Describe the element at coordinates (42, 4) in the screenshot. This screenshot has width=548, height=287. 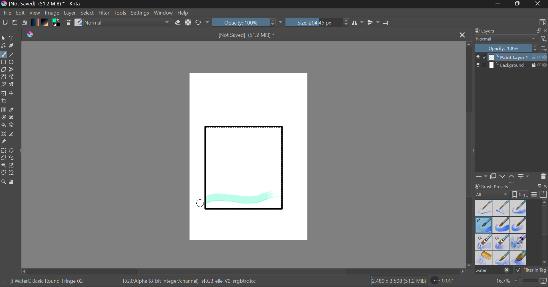
I see `Window Title` at that location.